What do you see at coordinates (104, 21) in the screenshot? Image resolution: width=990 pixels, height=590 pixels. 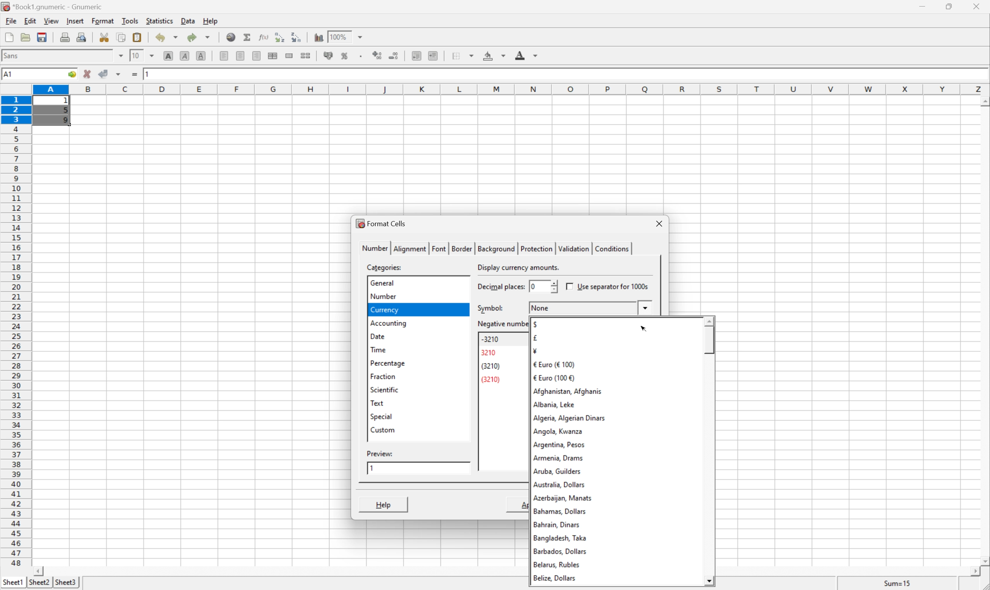 I see `format` at bounding box center [104, 21].